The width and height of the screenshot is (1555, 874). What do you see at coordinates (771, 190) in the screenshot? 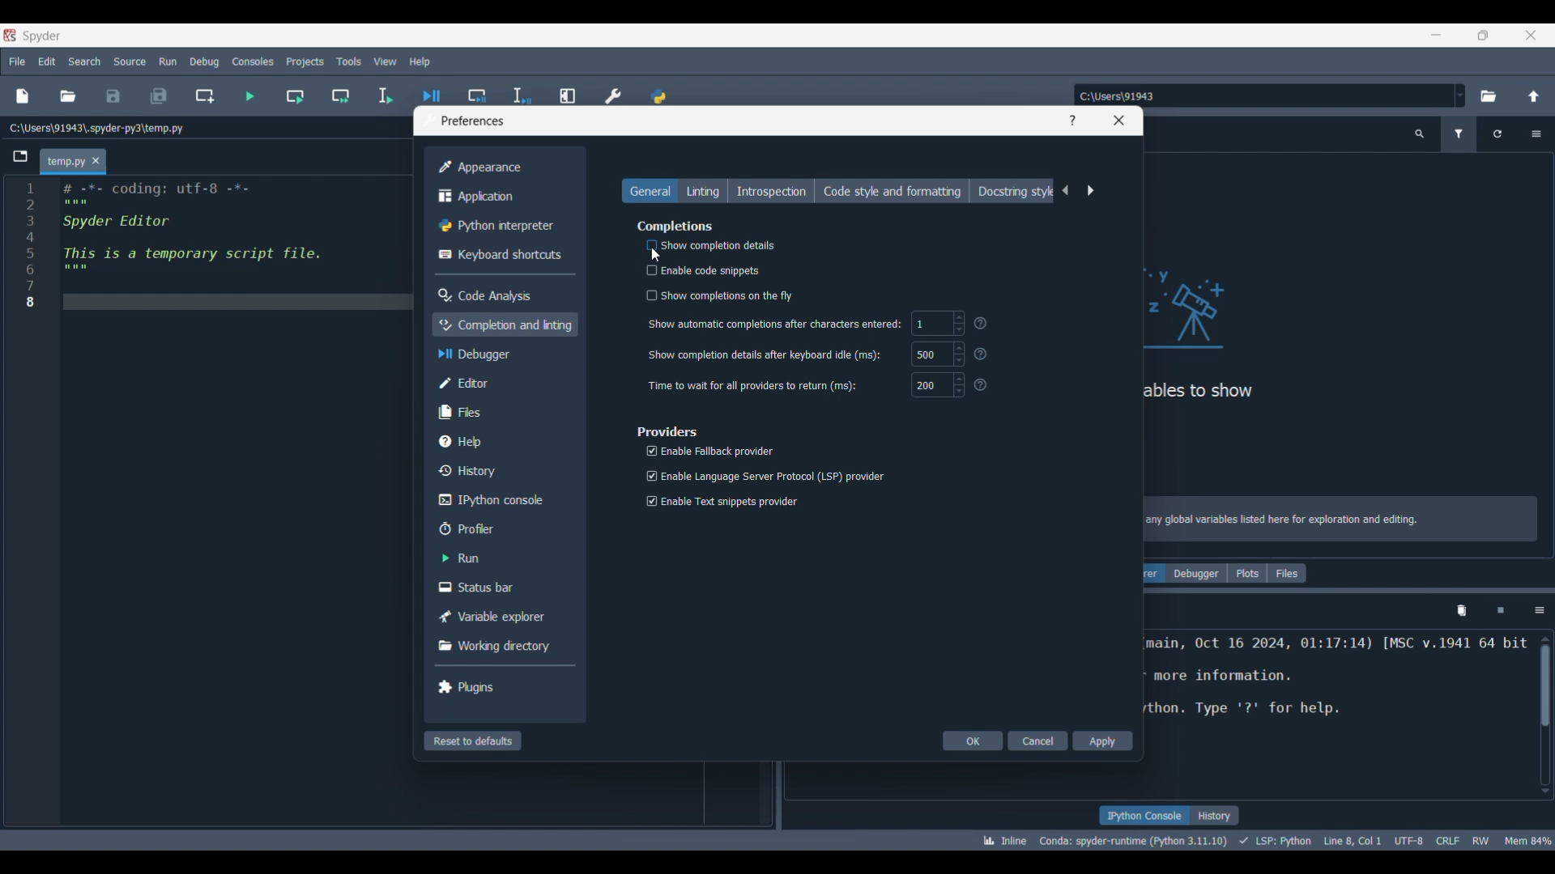
I see `Introspection` at bounding box center [771, 190].